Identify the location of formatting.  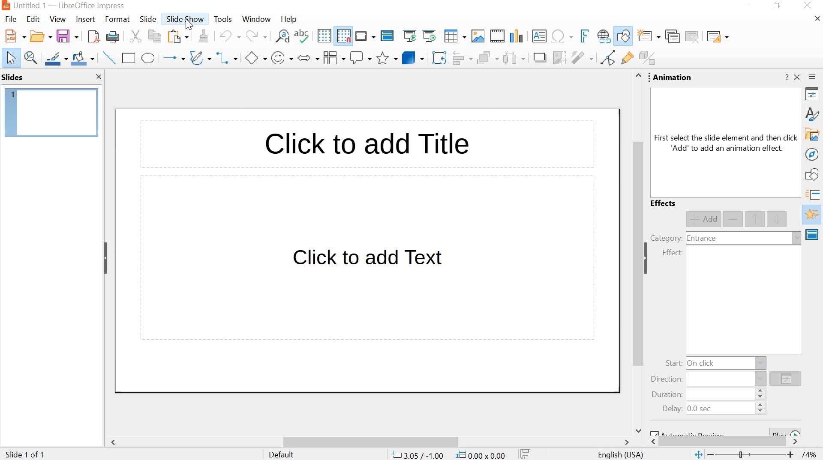
(202, 36).